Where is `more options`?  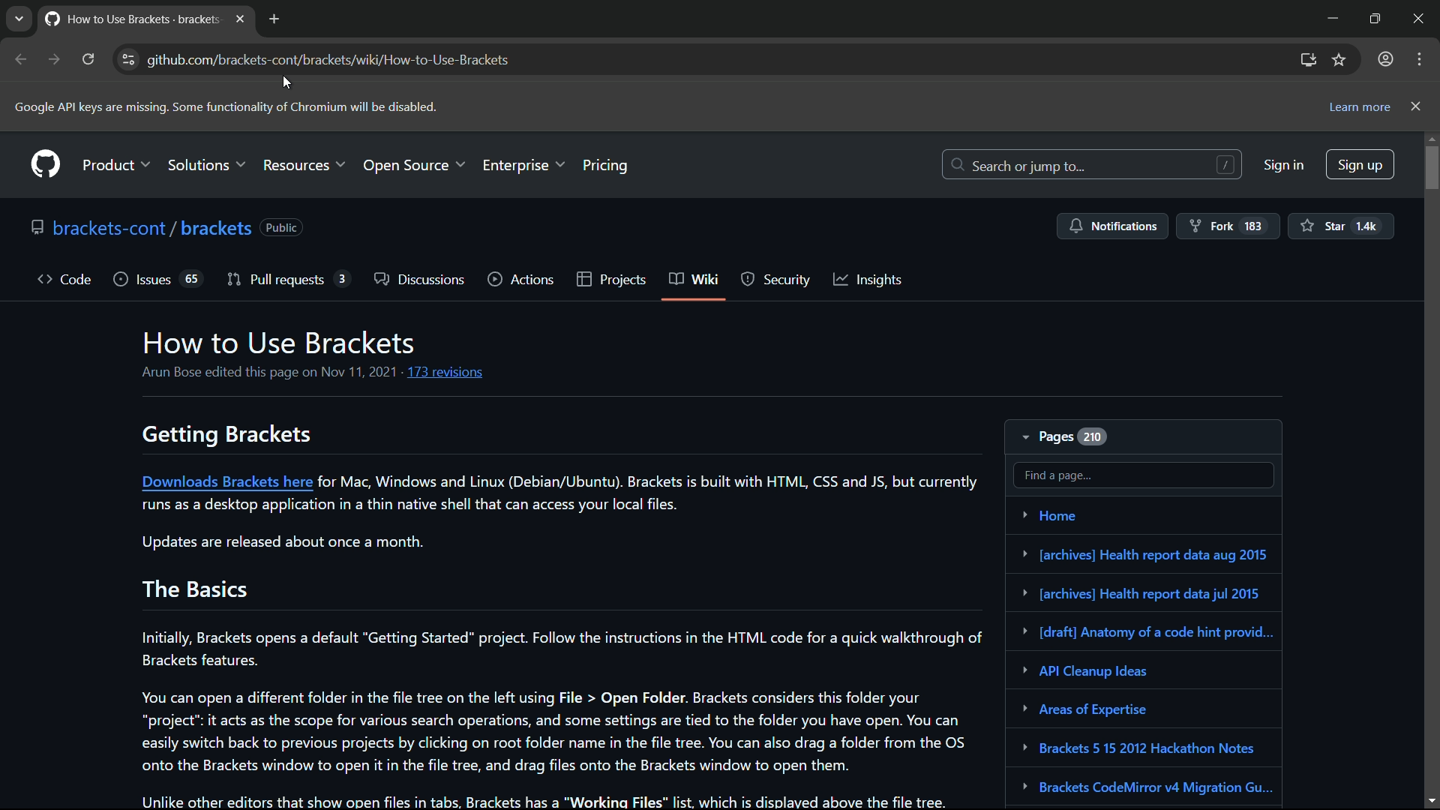 more options is located at coordinates (1423, 59).